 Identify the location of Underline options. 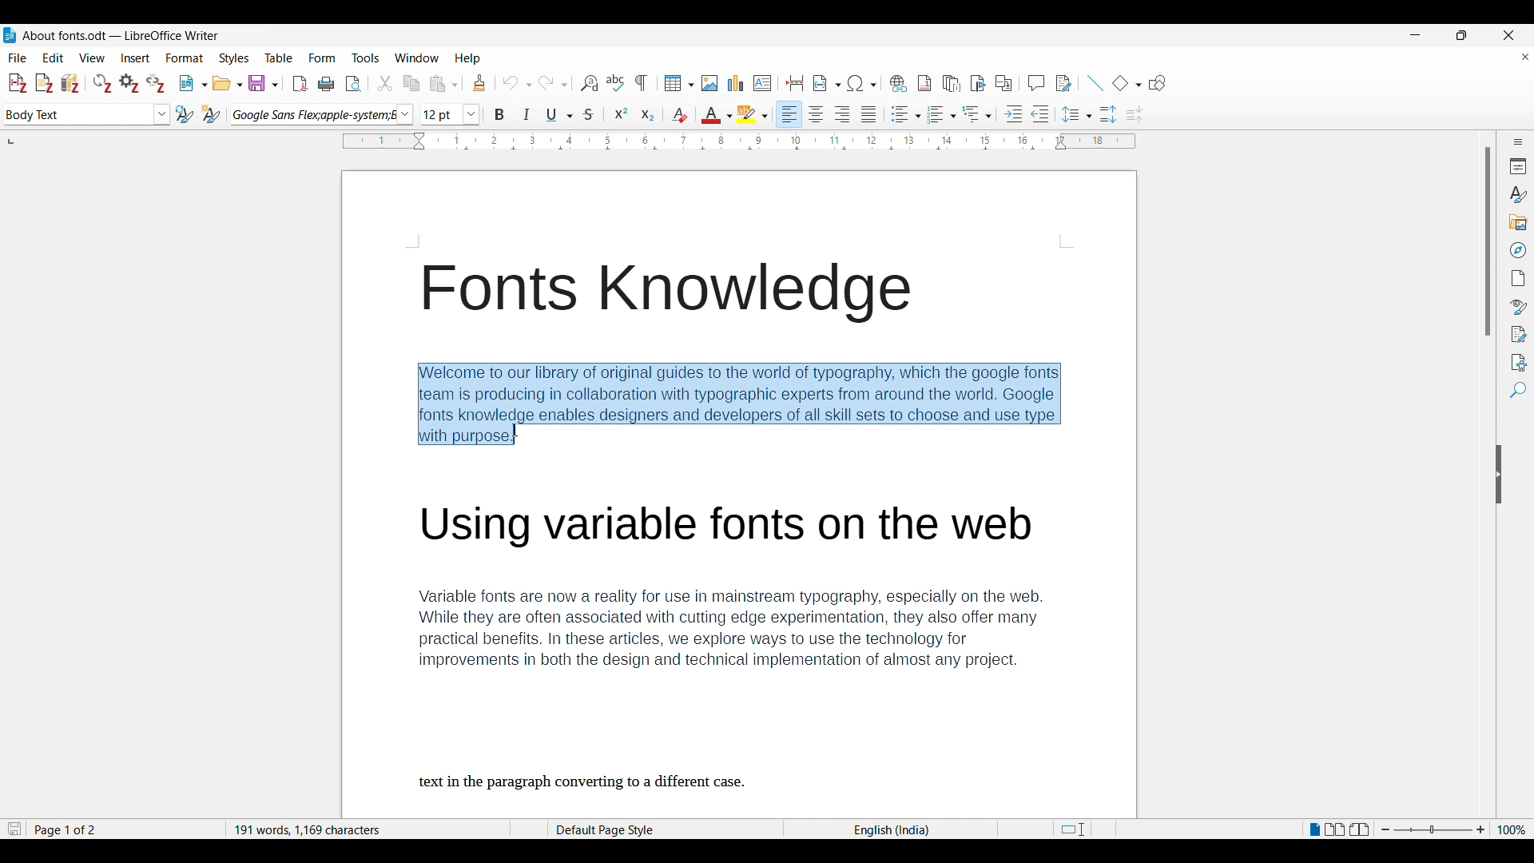
(559, 115).